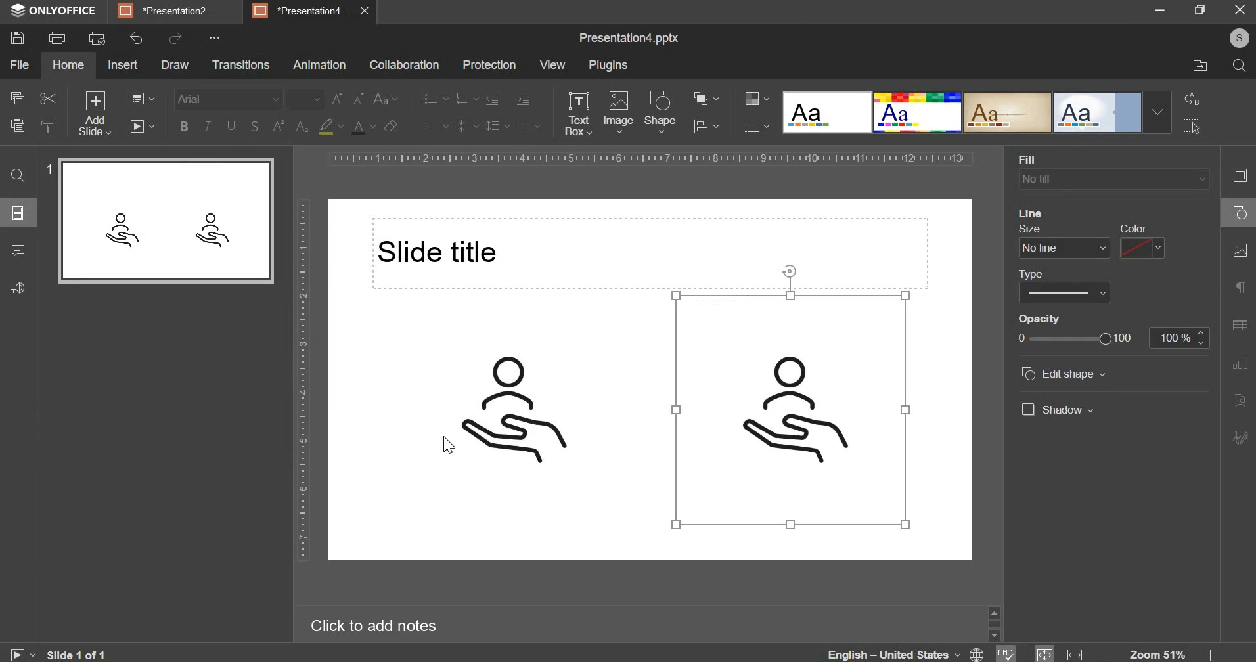 The width and height of the screenshot is (1256, 662). I want to click on shape, so click(661, 112).